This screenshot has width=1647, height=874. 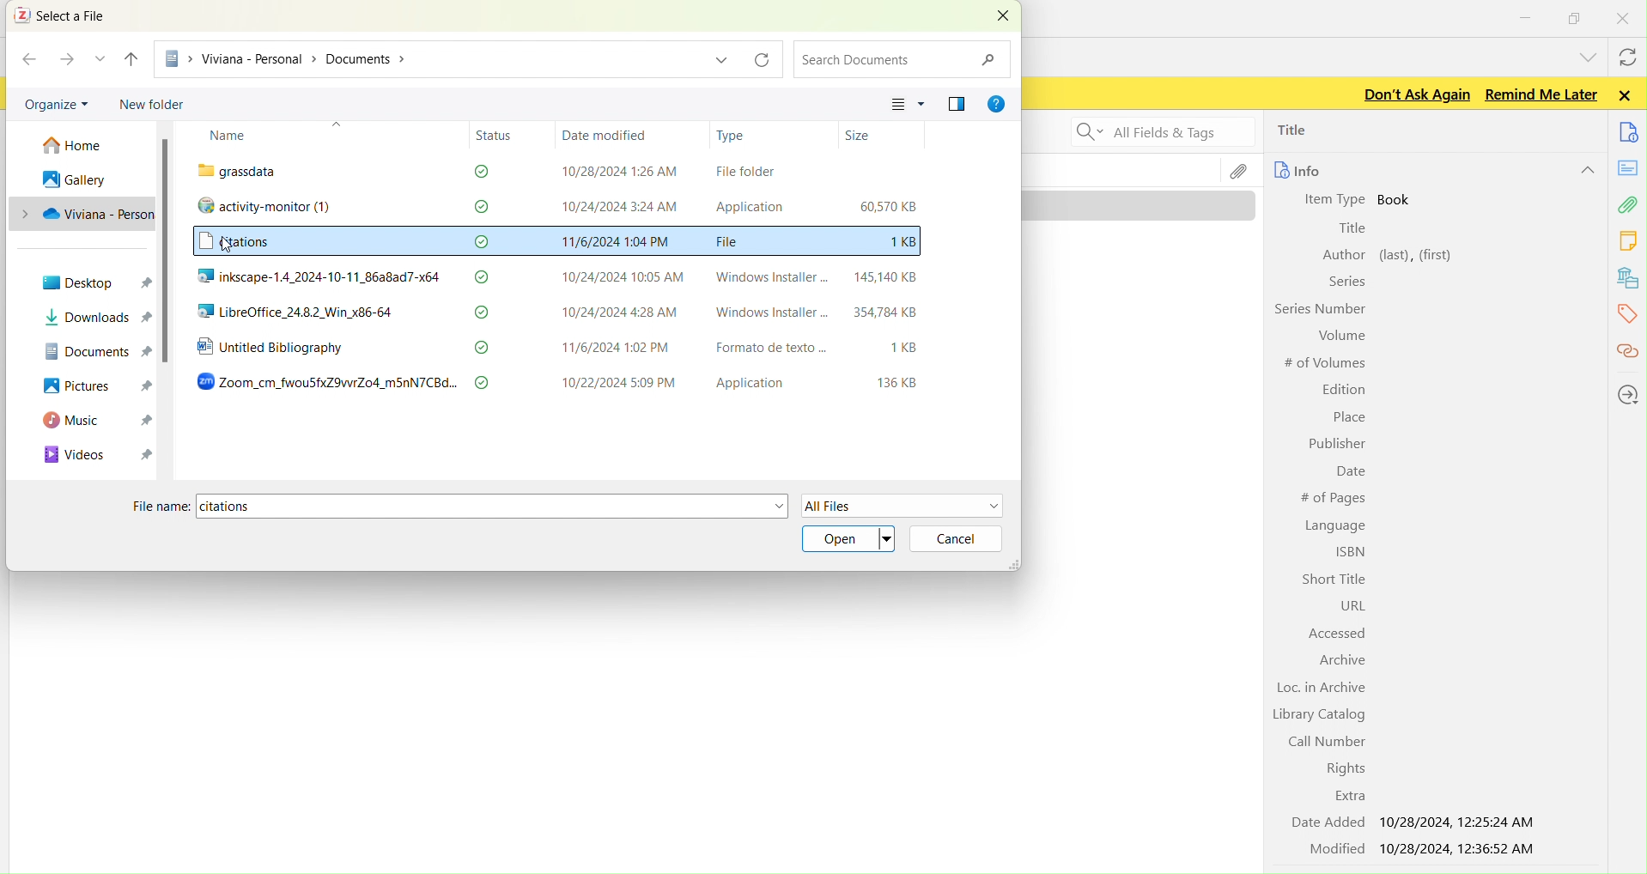 I want to click on 1KB, so click(x=892, y=242).